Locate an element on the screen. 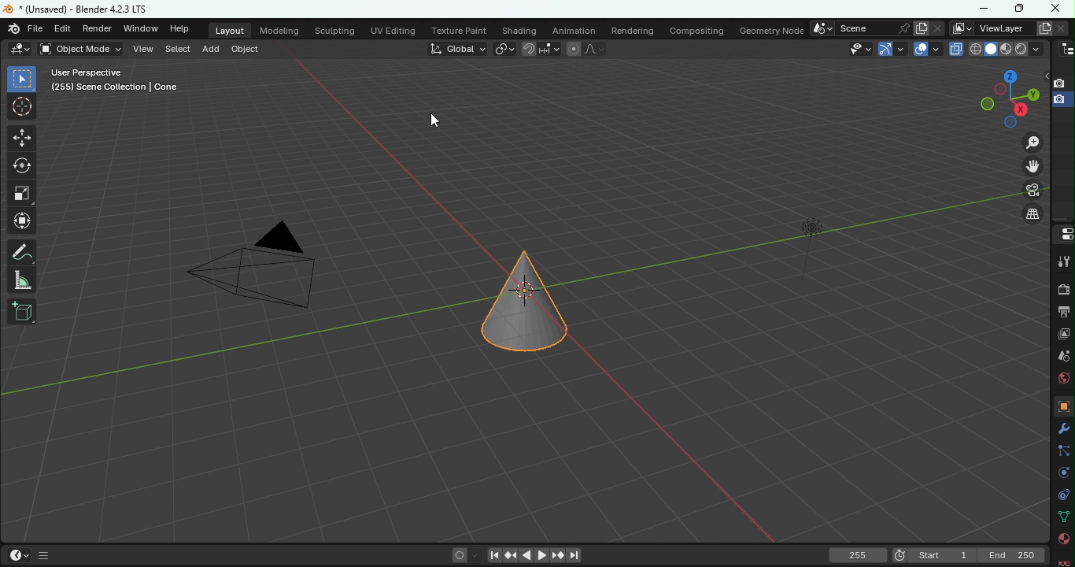  Editor type is located at coordinates (1064, 49).